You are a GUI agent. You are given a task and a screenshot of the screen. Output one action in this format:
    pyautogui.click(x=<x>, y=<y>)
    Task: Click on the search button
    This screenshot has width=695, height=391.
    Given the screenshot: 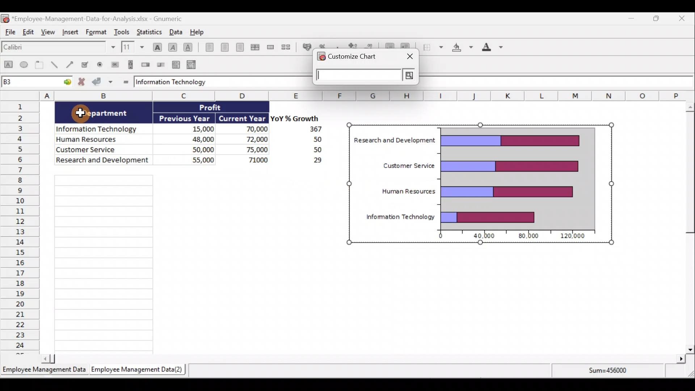 What is the action you would take?
    pyautogui.click(x=409, y=75)
    